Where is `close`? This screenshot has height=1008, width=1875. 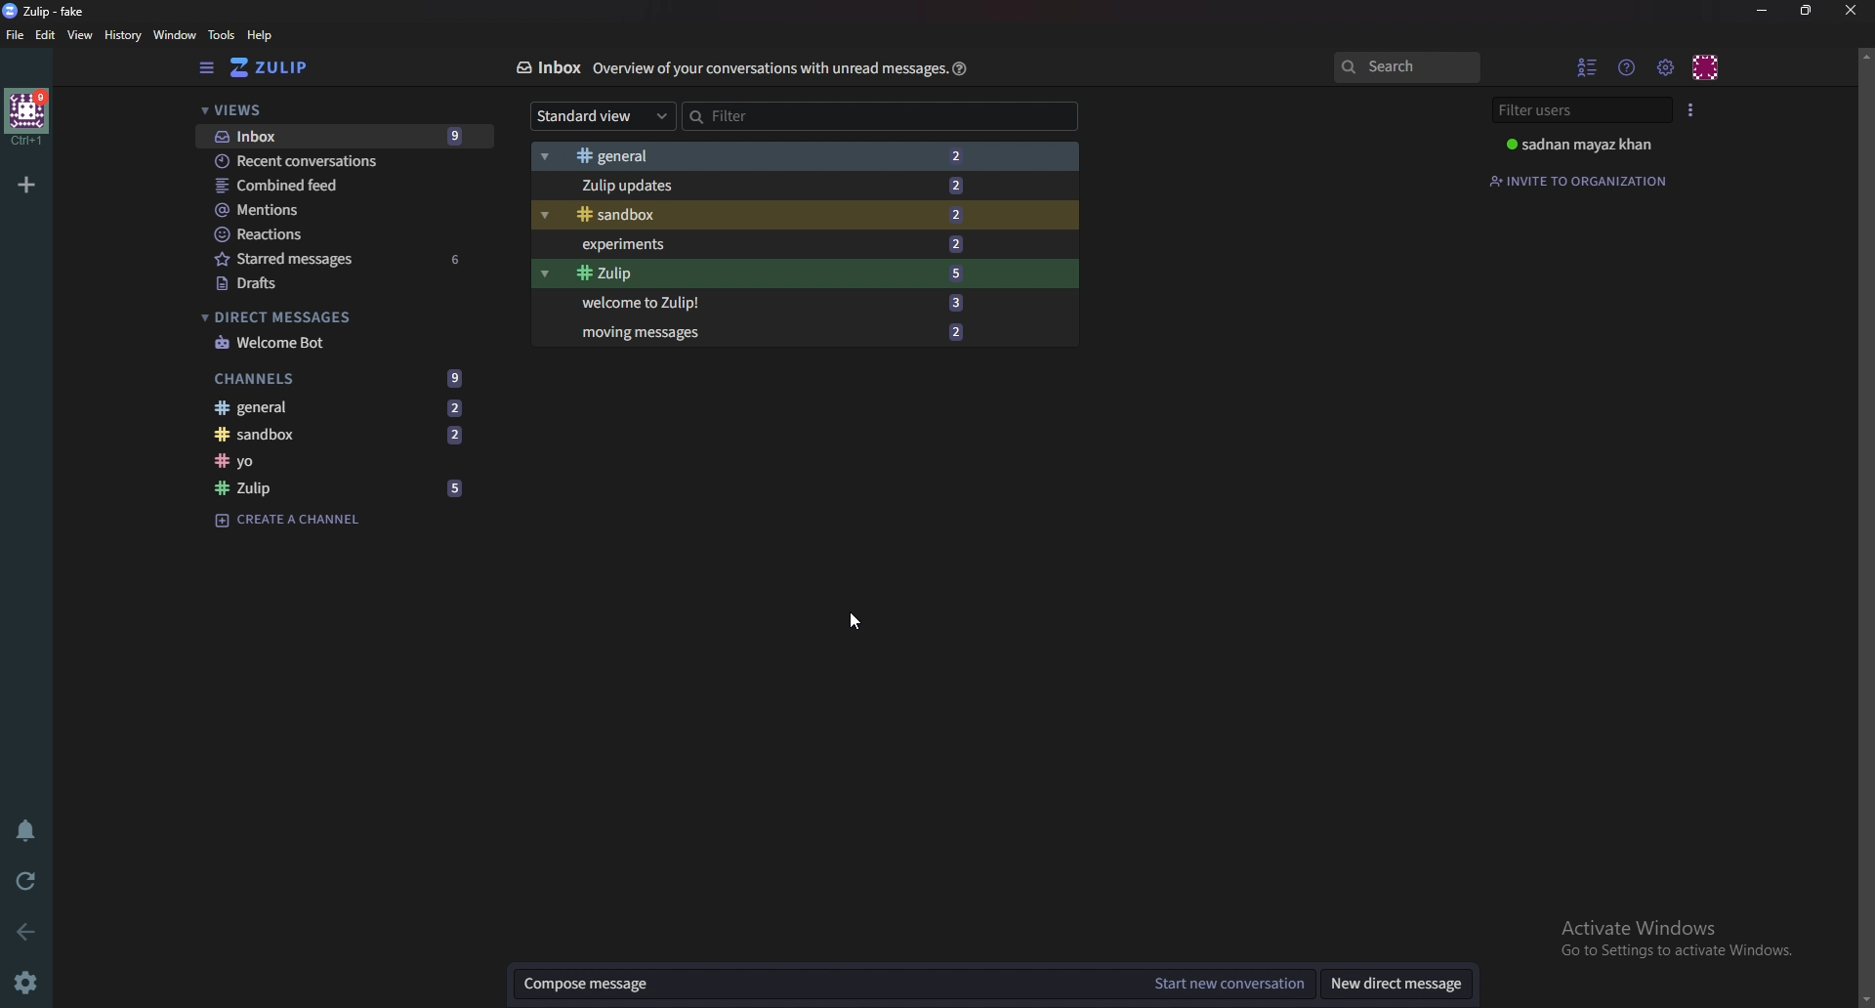 close is located at coordinates (1851, 11).